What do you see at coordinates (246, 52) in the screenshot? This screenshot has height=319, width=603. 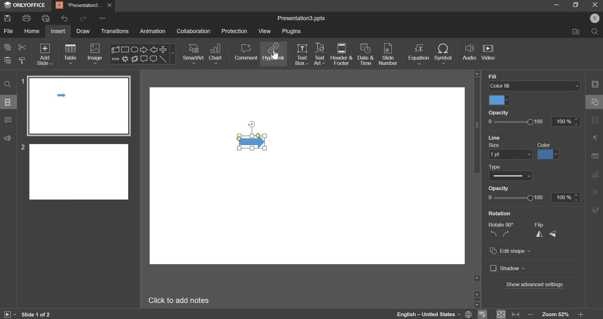 I see `comment` at bounding box center [246, 52].